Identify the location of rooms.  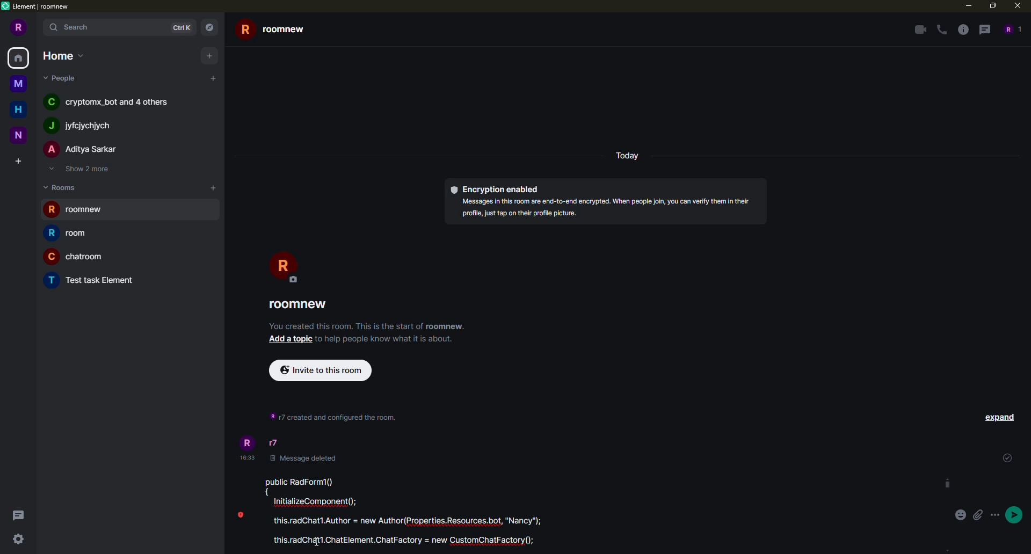
(60, 187).